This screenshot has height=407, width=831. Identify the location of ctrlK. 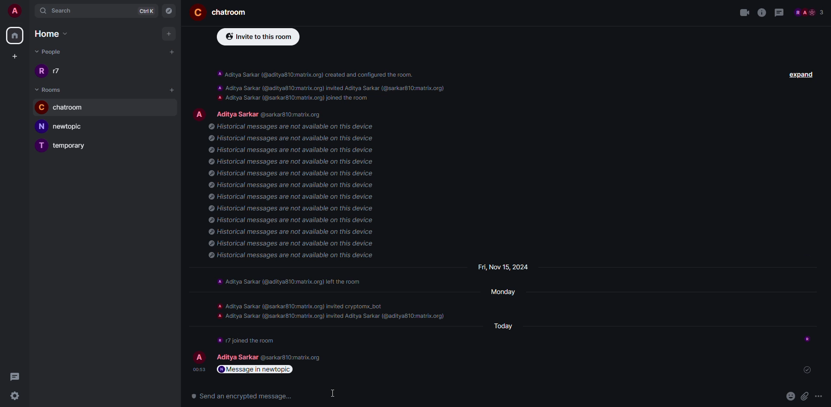
(147, 10).